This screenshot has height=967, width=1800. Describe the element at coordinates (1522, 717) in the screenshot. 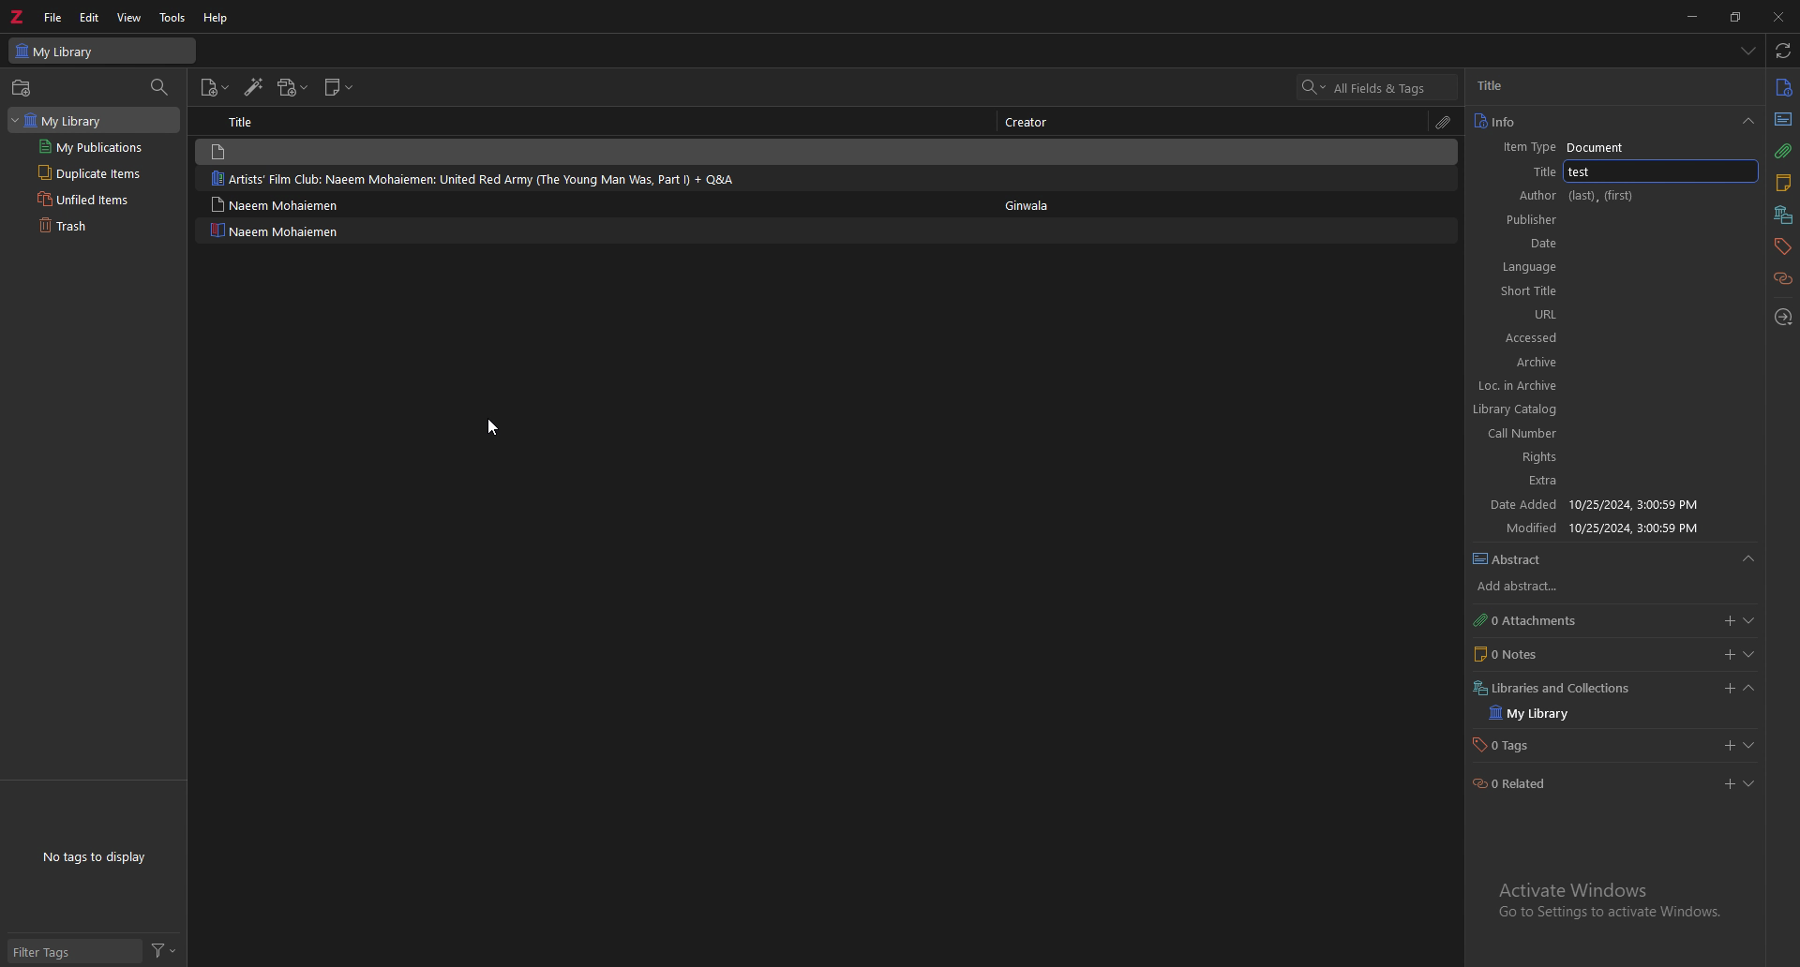

I see `date added` at that location.